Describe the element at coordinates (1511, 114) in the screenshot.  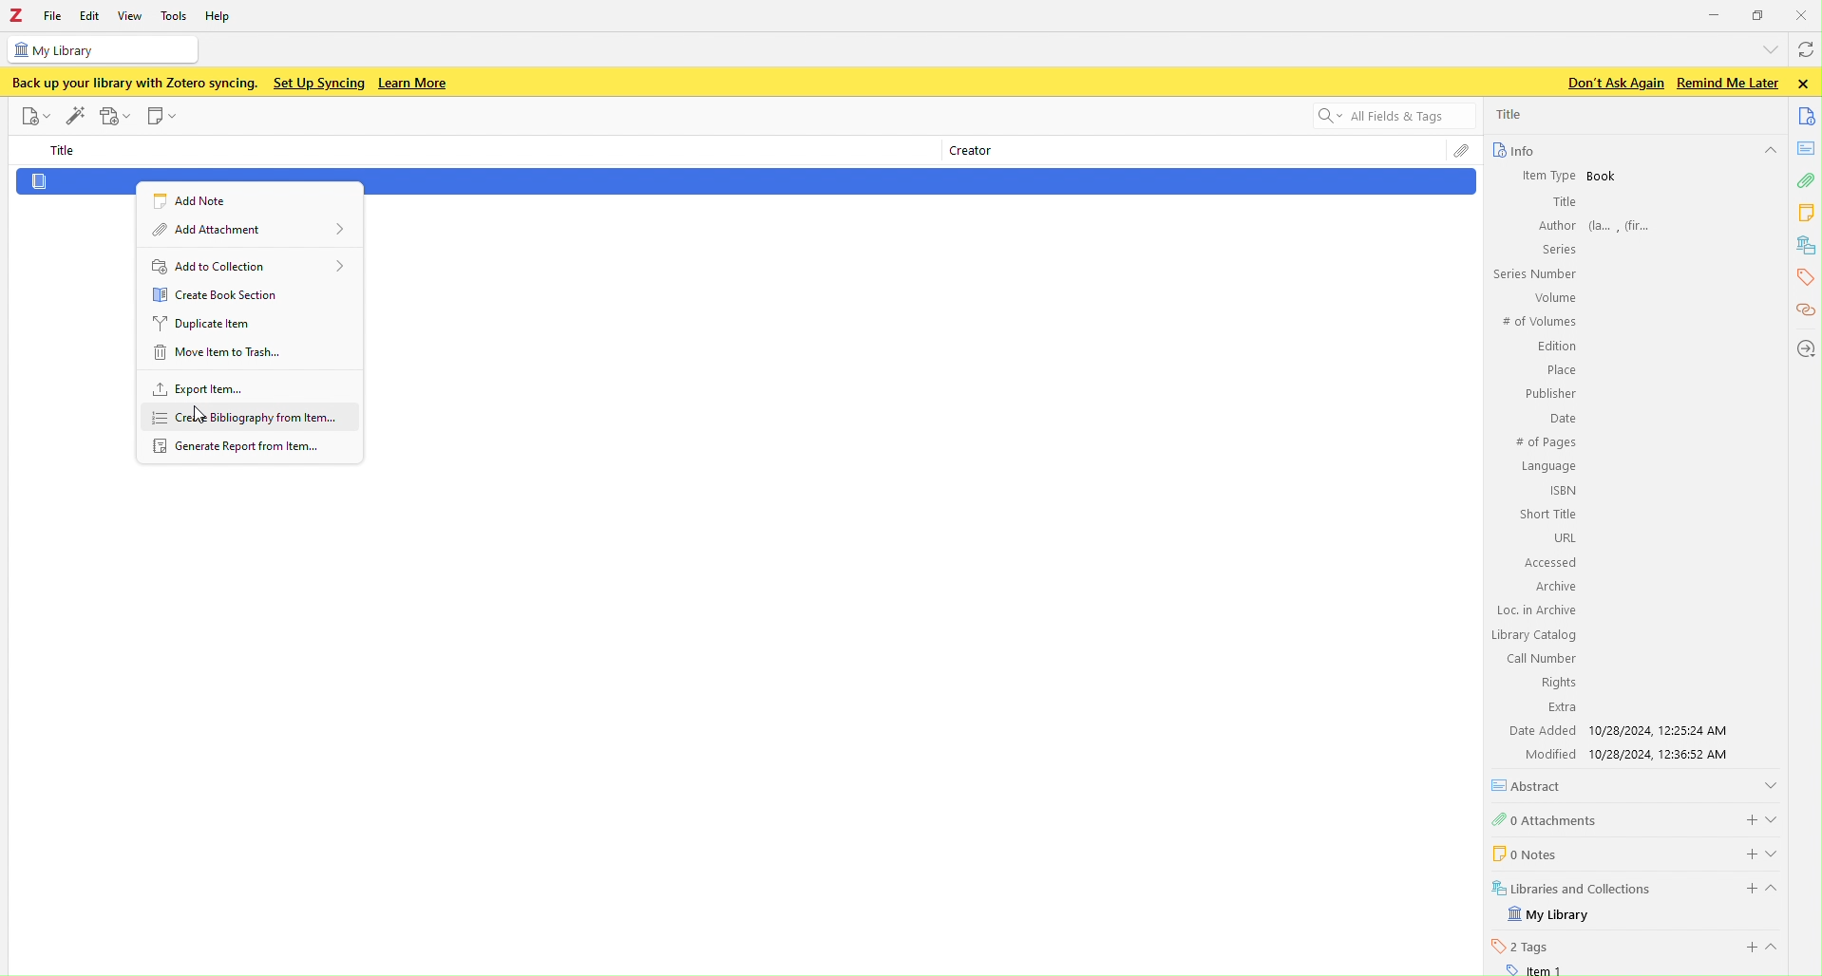
I see `Title` at that location.